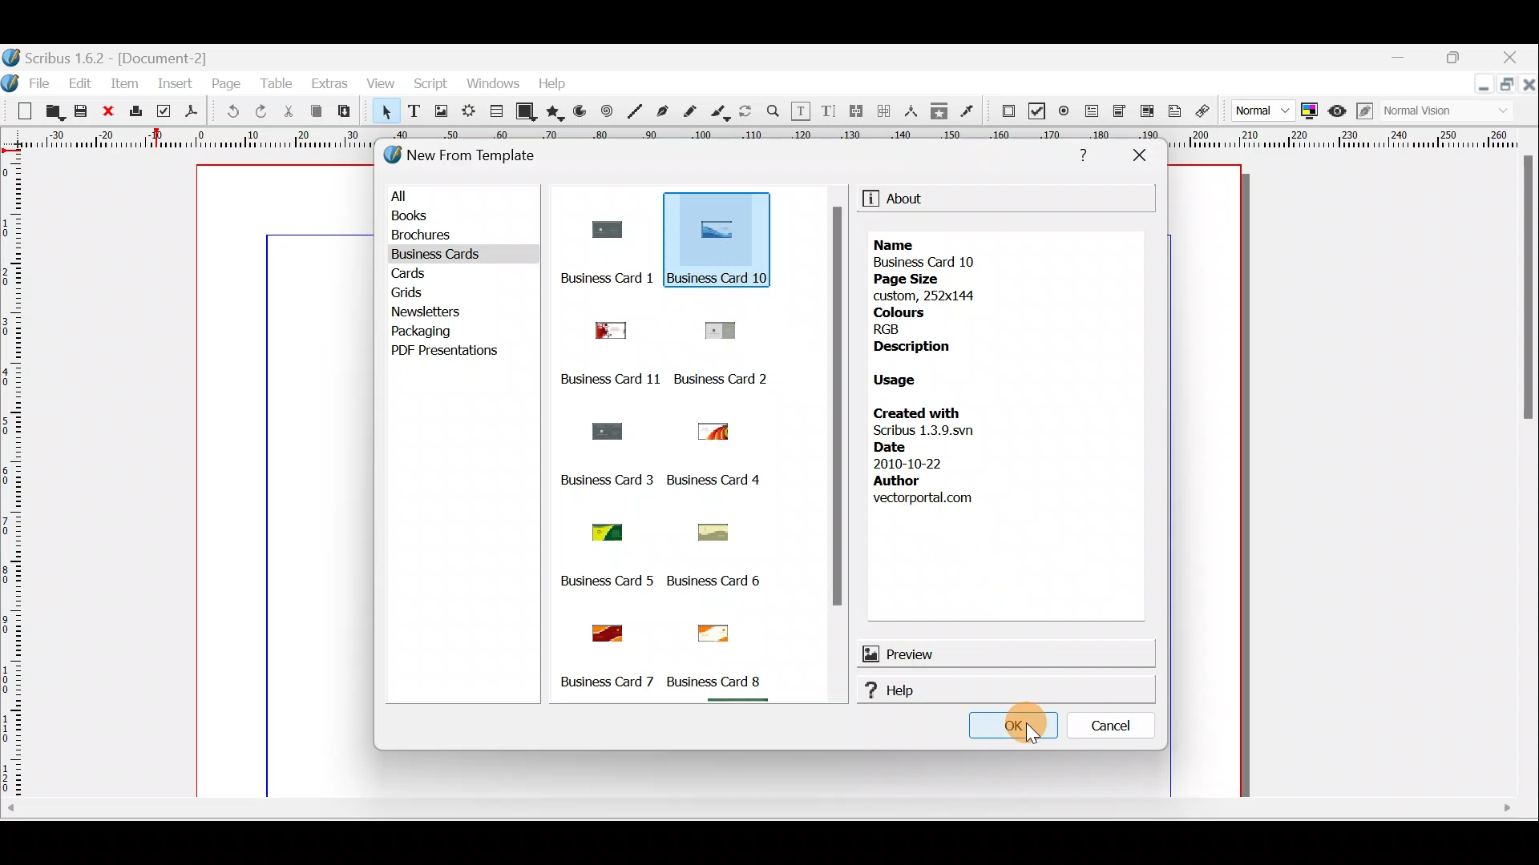  What do you see at coordinates (1464, 57) in the screenshot?
I see `Maximise` at bounding box center [1464, 57].